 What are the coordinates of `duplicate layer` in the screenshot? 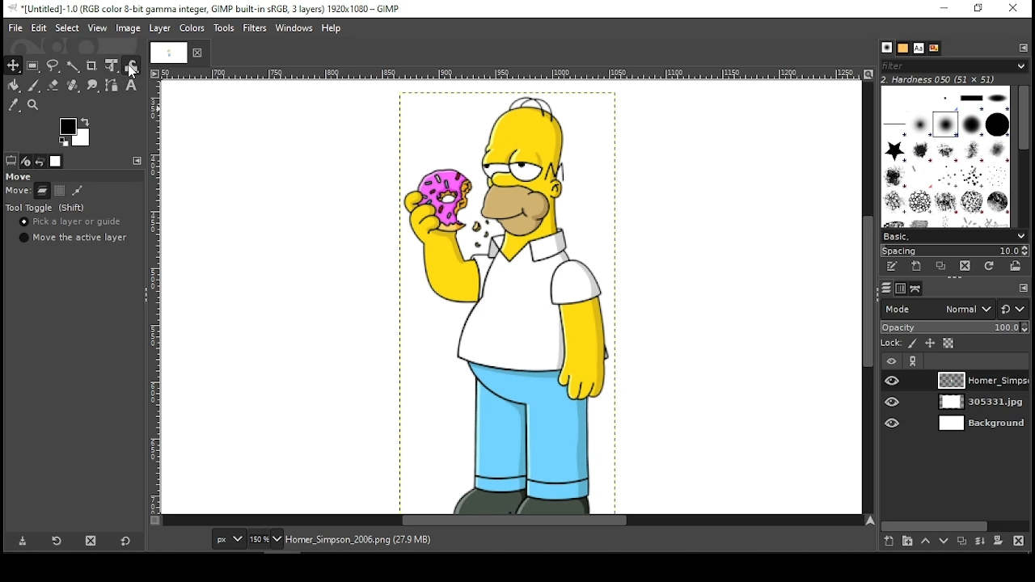 It's located at (961, 542).